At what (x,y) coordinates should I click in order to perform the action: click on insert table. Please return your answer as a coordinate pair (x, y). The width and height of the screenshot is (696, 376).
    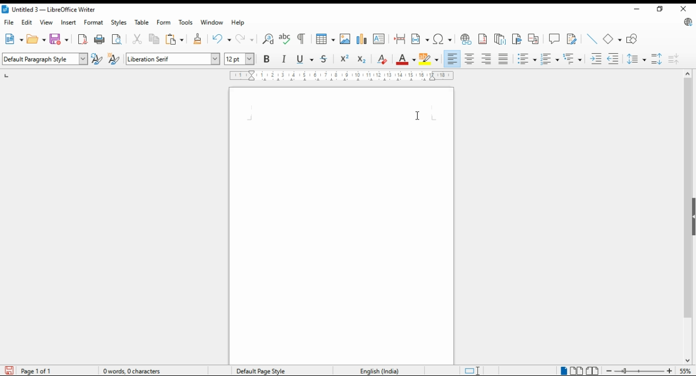
    Looking at the image, I should click on (326, 39).